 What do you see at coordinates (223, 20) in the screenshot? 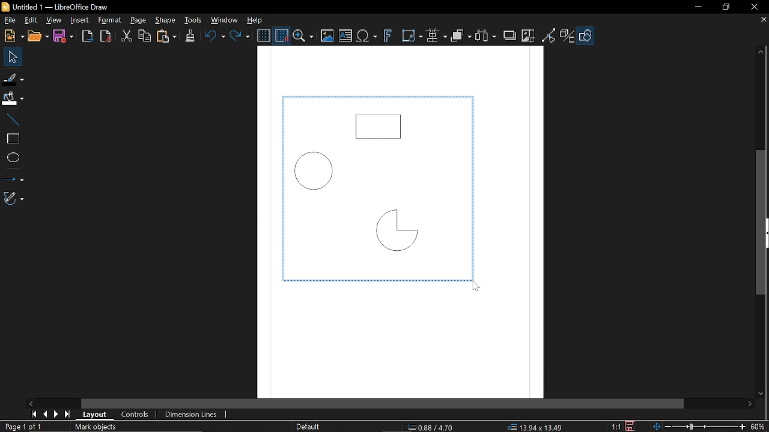
I see `Window` at bounding box center [223, 20].